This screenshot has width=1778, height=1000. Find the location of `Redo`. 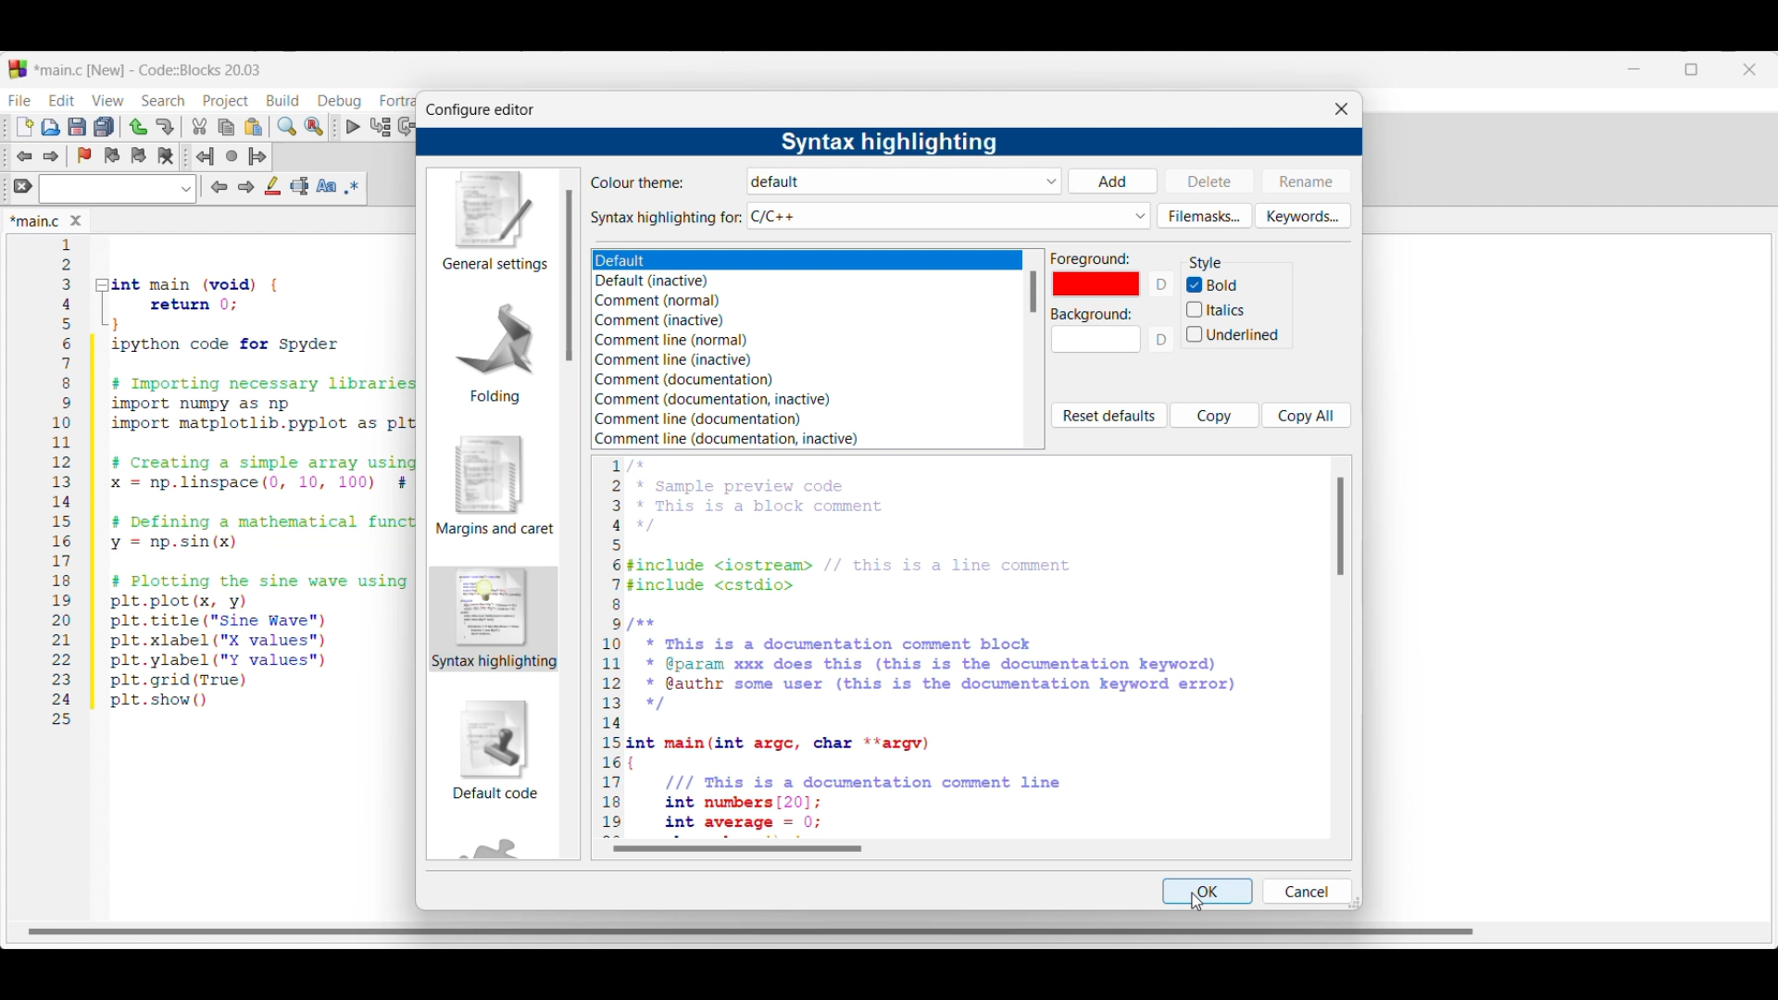

Redo is located at coordinates (165, 127).